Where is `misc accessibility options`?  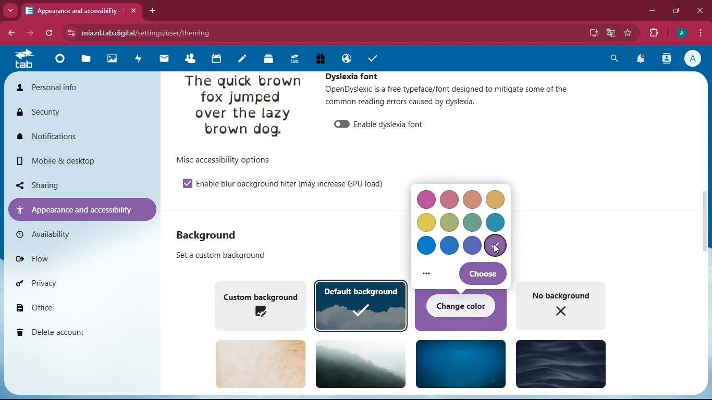
misc accessibility options is located at coordinates (230, 159).